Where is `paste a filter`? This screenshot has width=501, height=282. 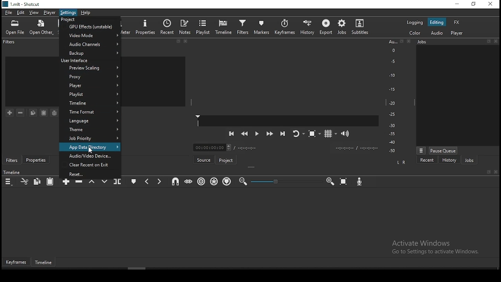
paste a filter is located at coordinates (44, 112).